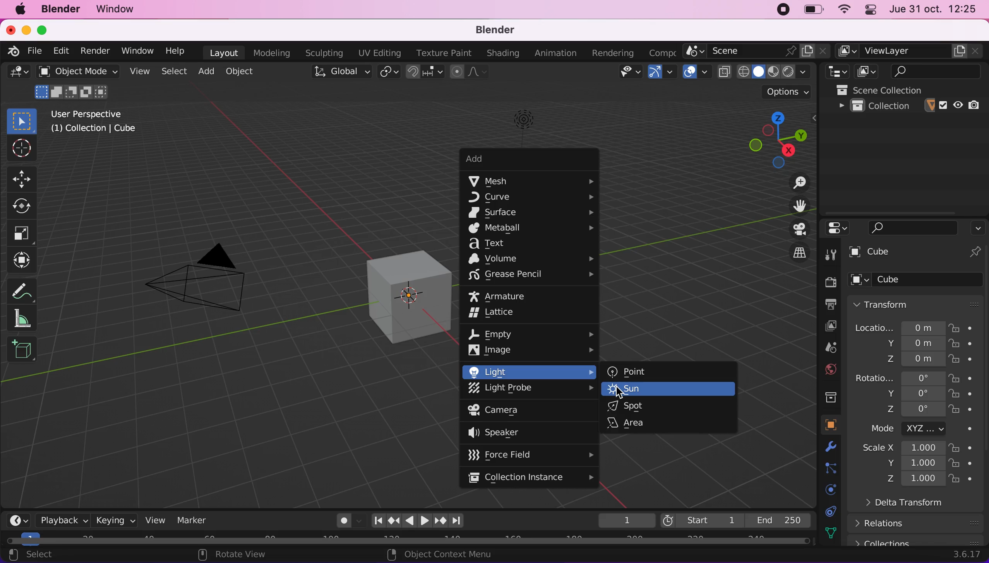  What do you see at coordinates (793, 206) in the screenshot?
I see `move the view` at bounding box center [793, 206].